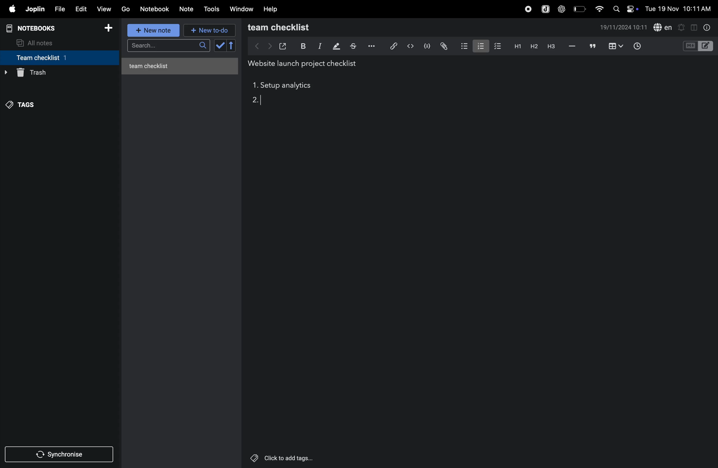 This screenshot has height=468, width=718. Describe the element at coordinates (498, 46) in the screenshot. I see `checklist` at that location.